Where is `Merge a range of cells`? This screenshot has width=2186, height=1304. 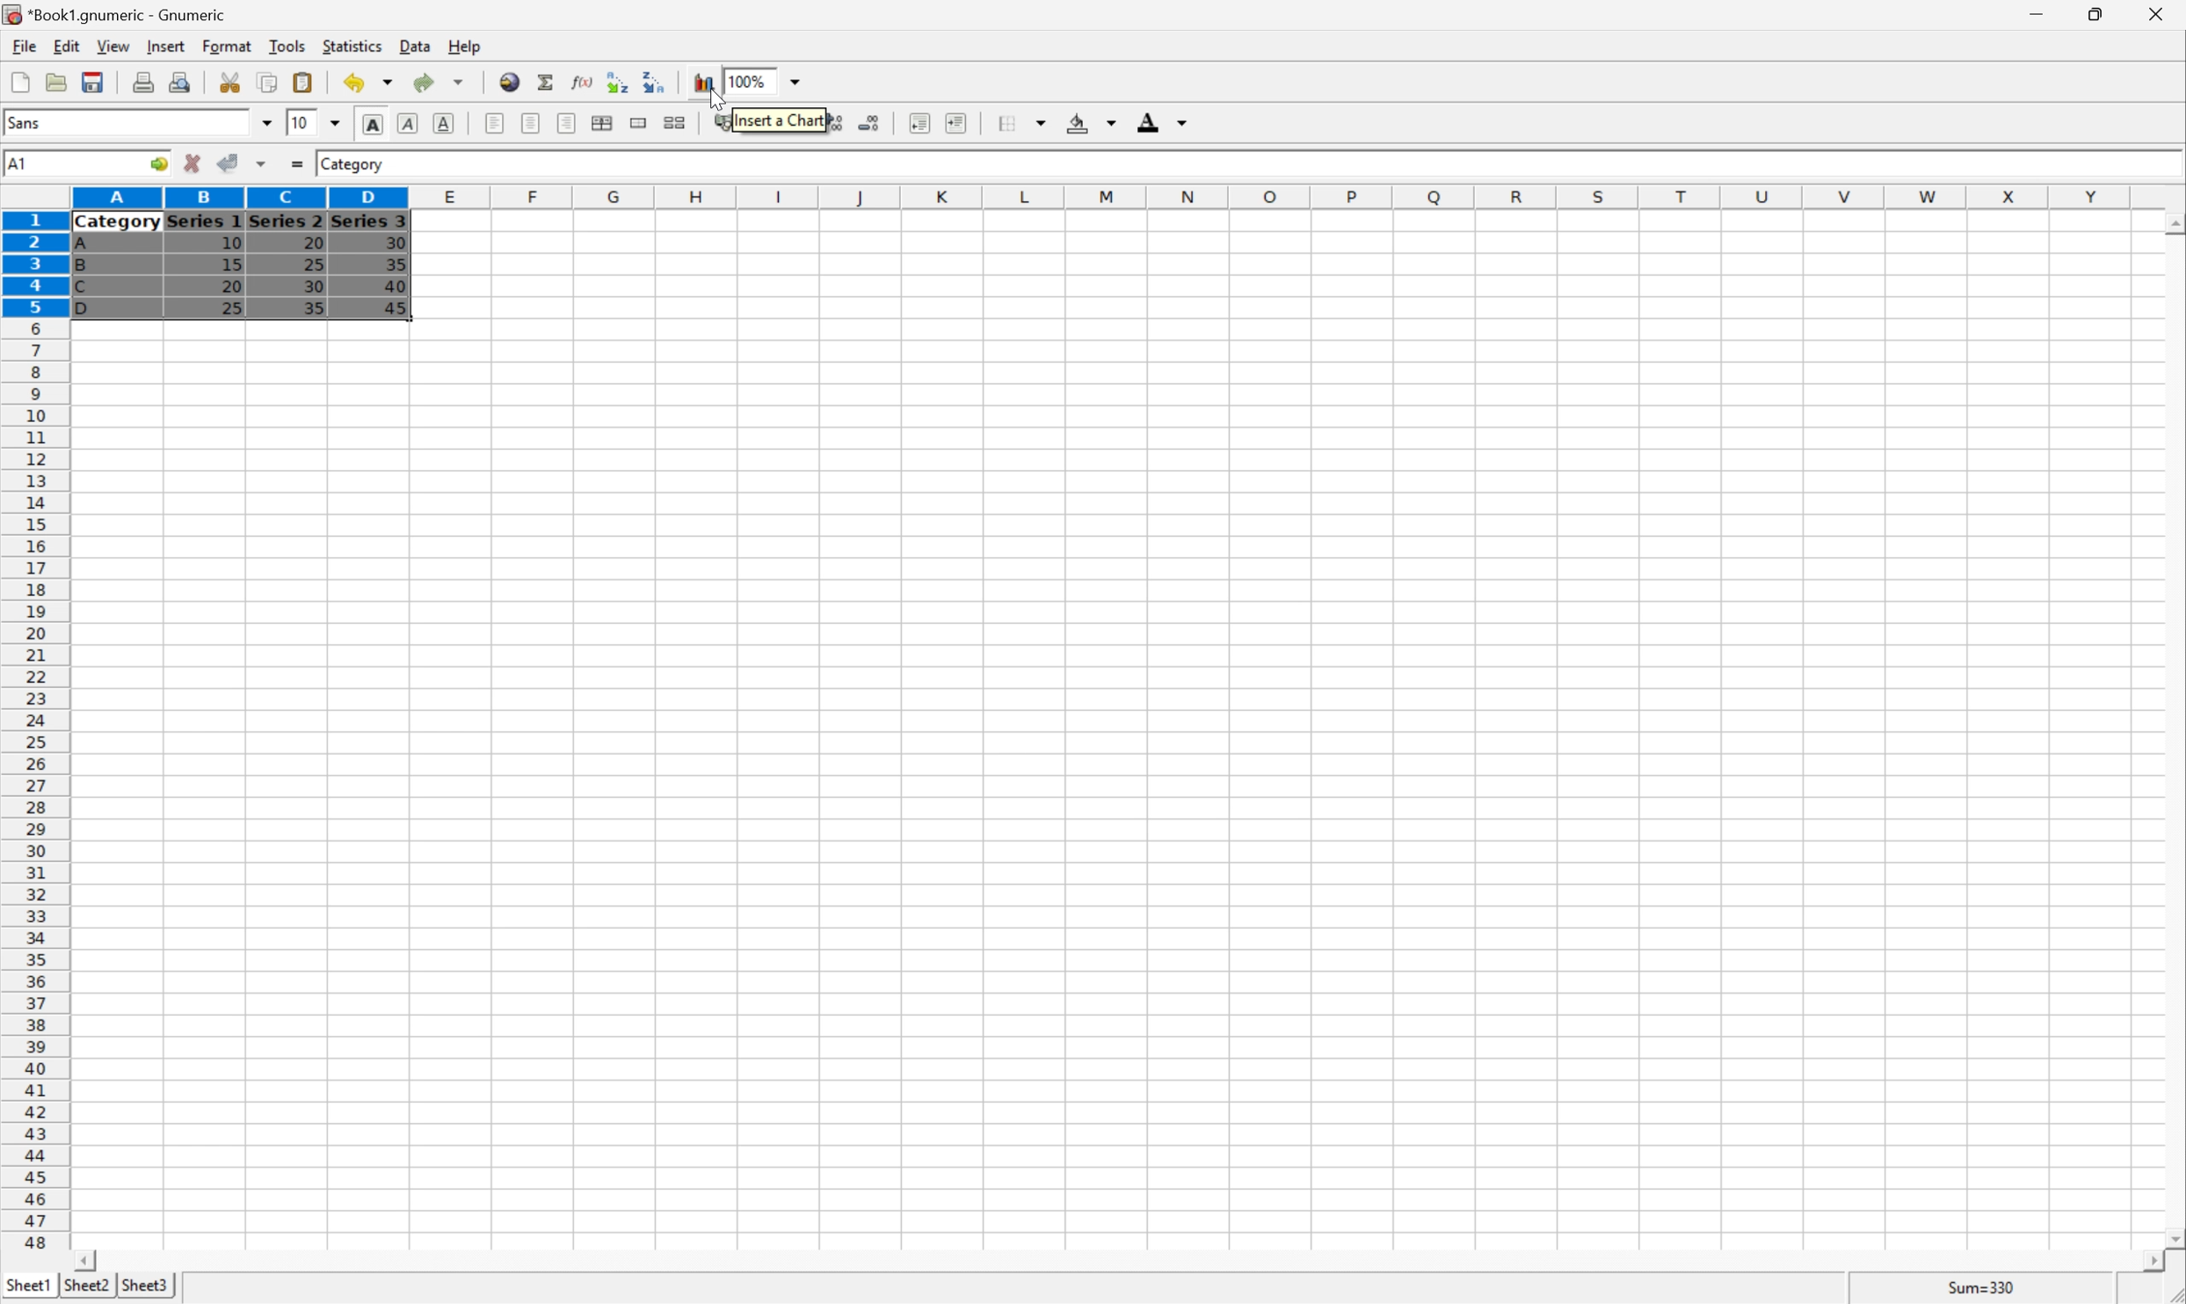 Merge a range of cells is located at coordinates (637, 122).